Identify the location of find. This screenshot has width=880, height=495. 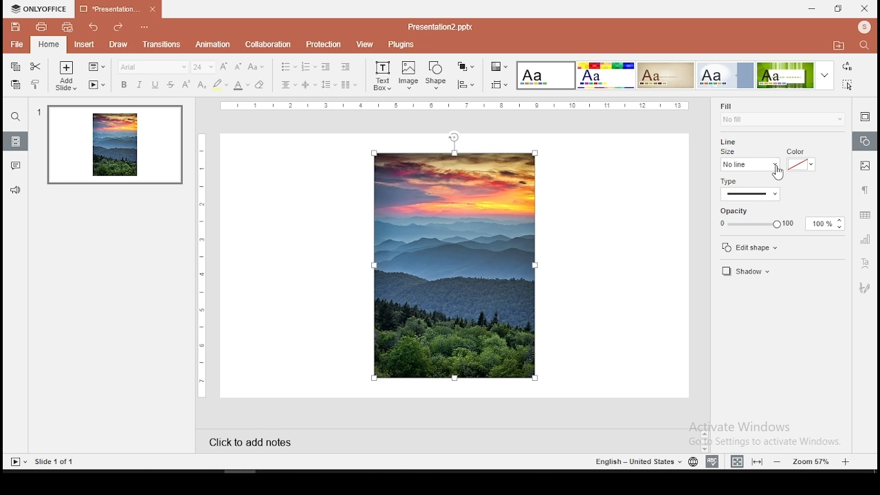
(16, 118).